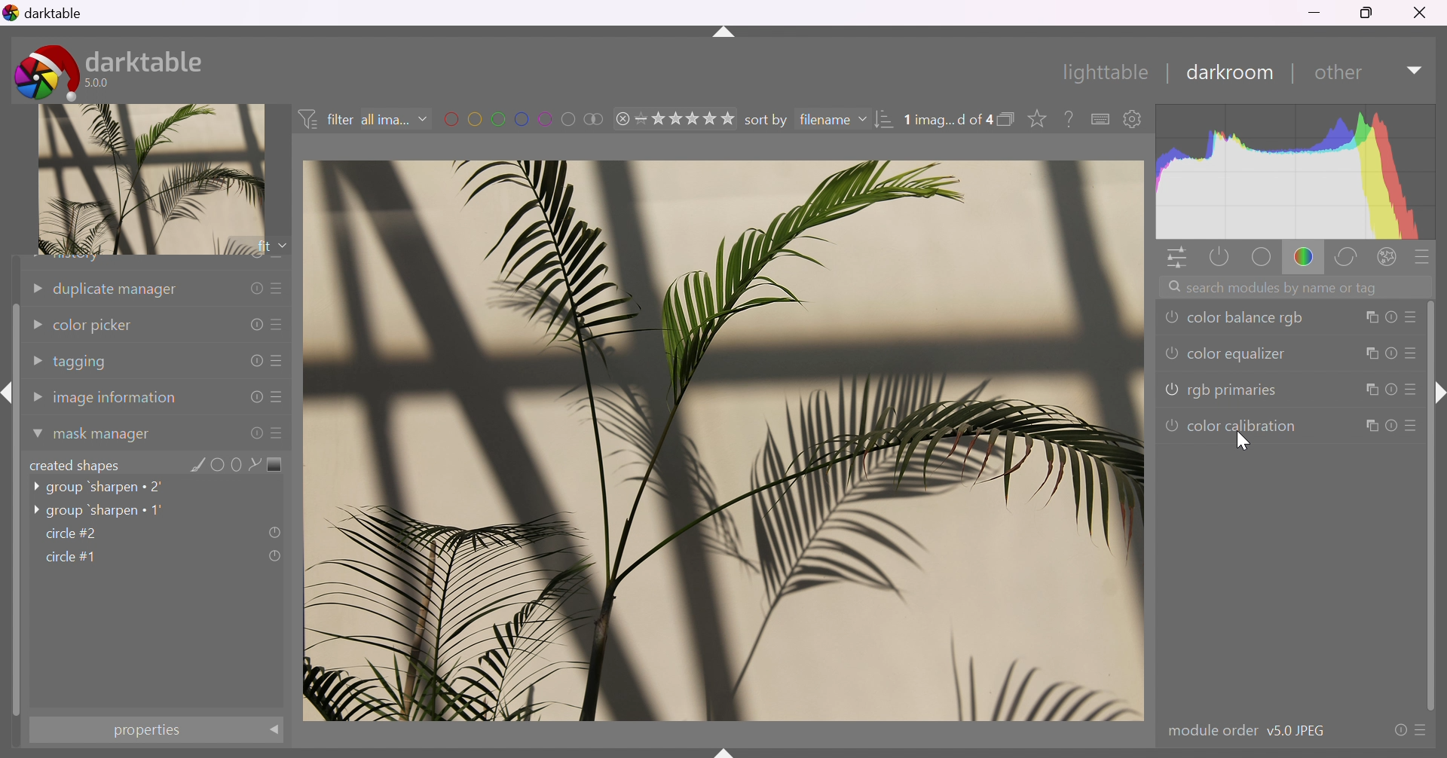 The image size is (1447, 758). I want to click on color equalizer, so click(1288, 355).